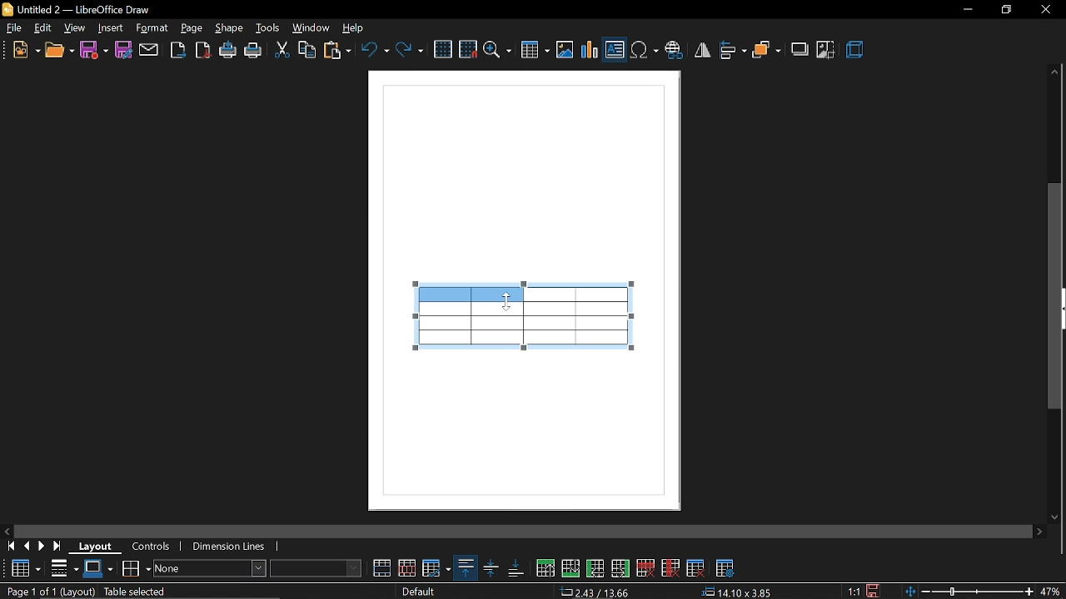  What do you see at coordinates (853, 592) in the screenshot?
I see `1:1` at bounding box center [853, 592].